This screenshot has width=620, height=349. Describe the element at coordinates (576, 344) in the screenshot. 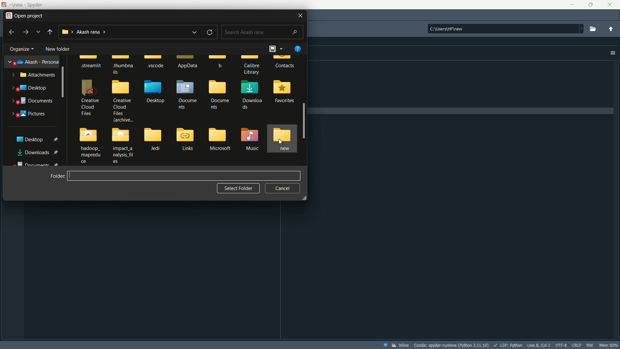

I see `file eol status` at that location.